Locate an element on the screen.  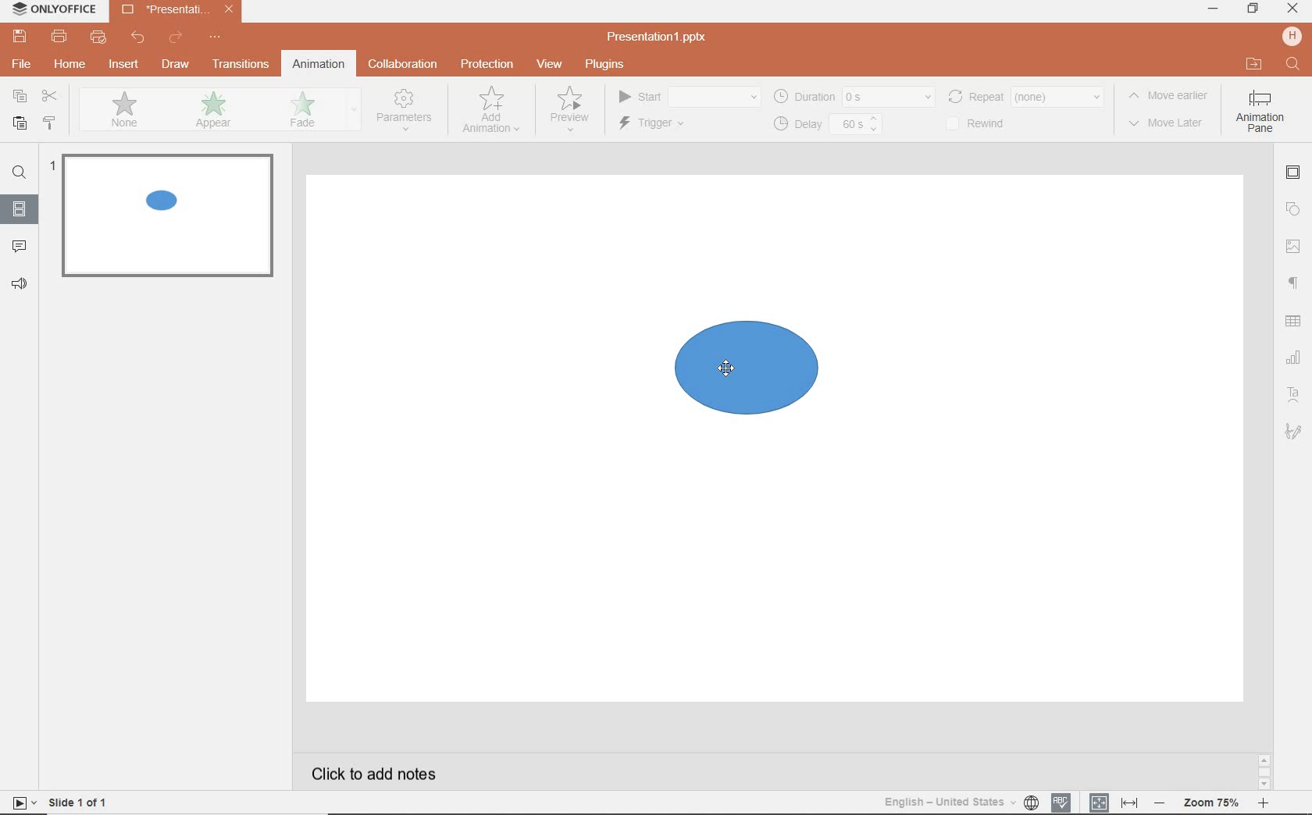
appear is located at coordinates (216, 112).